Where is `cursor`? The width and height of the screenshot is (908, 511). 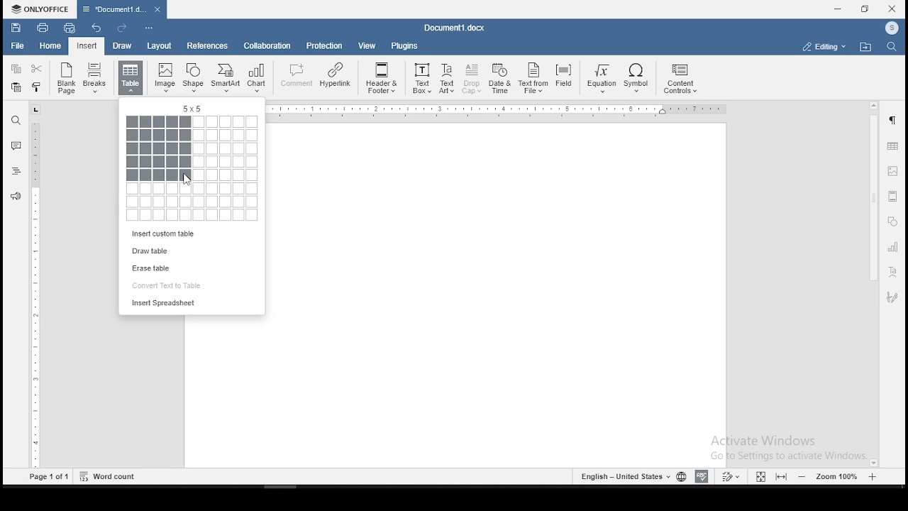
cursor is located at coordinates (187, 180).